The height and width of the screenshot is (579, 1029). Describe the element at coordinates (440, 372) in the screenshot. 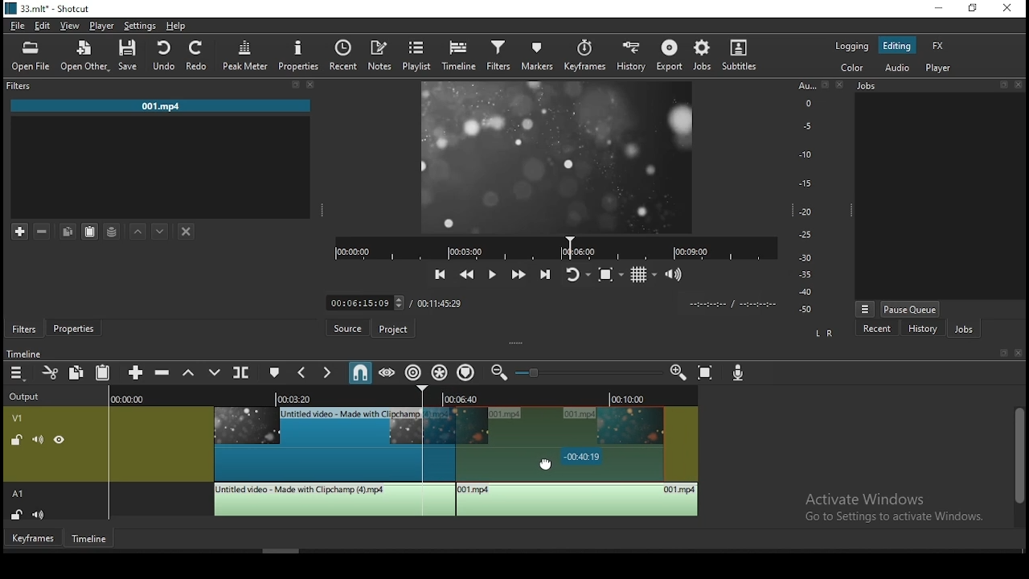

I see `ripple all tracks` at that location.